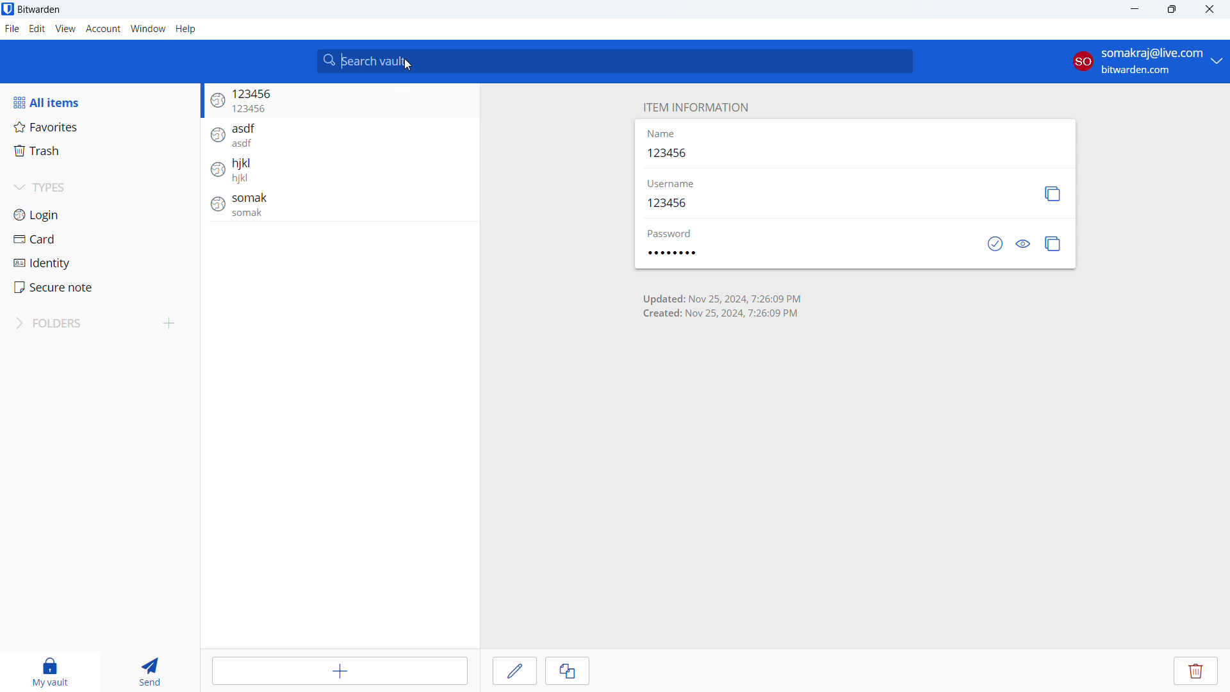  I want to click on login entry: hjkl, so click(335, 172).